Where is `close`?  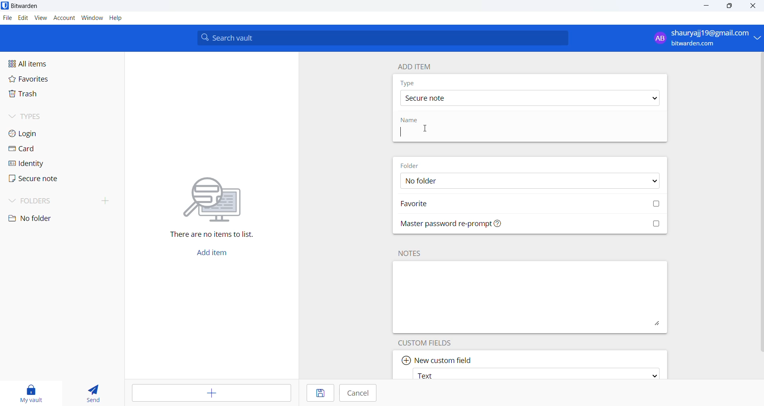
close is located at coordinates (755, 6).